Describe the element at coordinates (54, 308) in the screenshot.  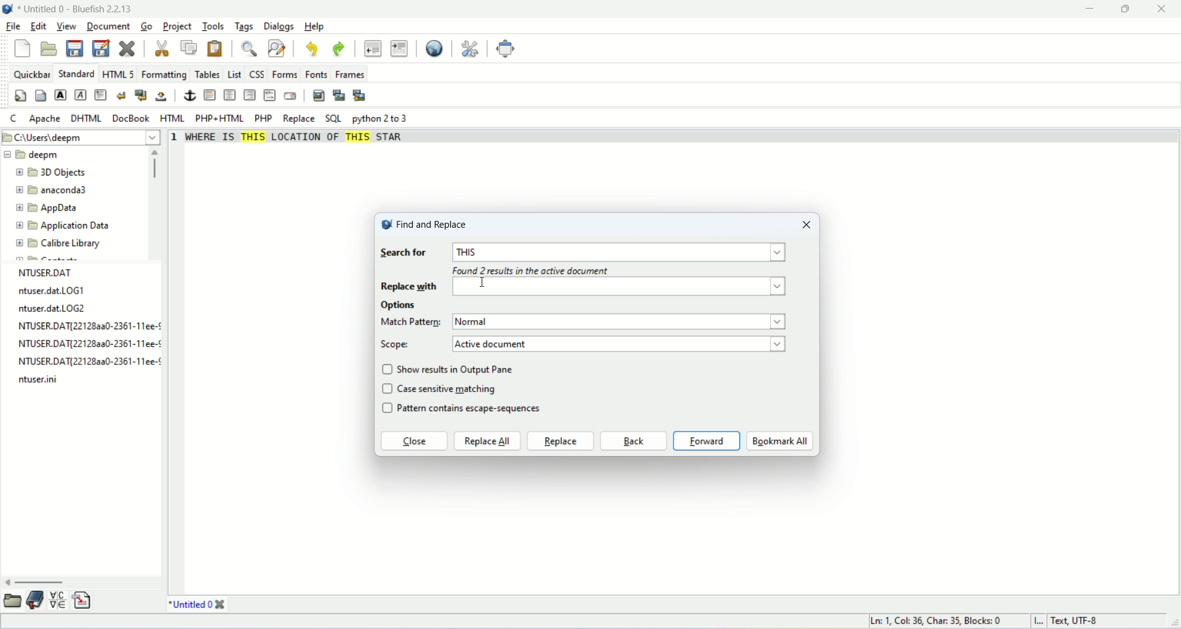
I see `ntuser.dat LOG2` at that location.